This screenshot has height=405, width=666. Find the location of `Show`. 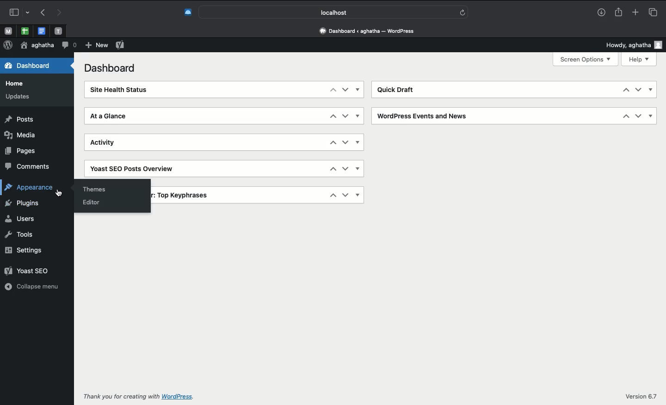

Show is located at coordinates (358, 90).